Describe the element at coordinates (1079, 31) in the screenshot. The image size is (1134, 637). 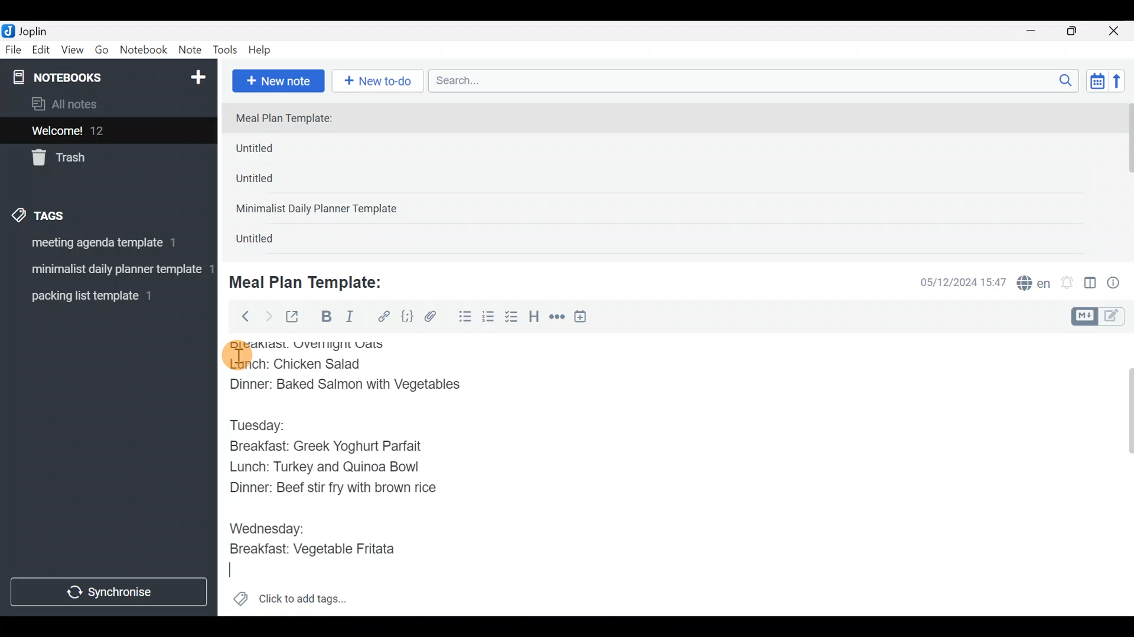
I see `Maximize` at that location.